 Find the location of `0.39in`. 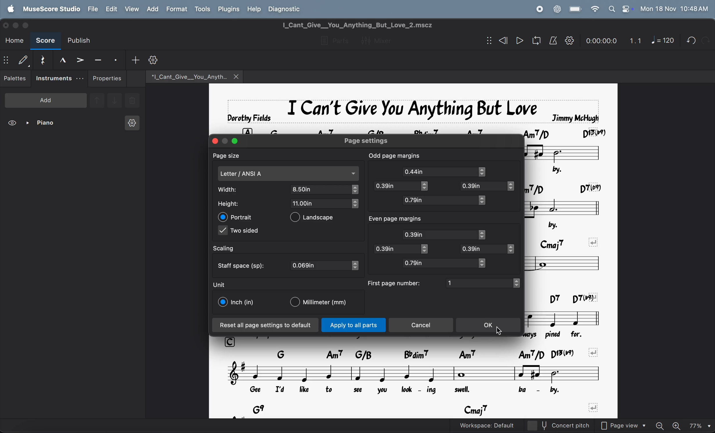

0.39in is located at coordinates (484, 249).